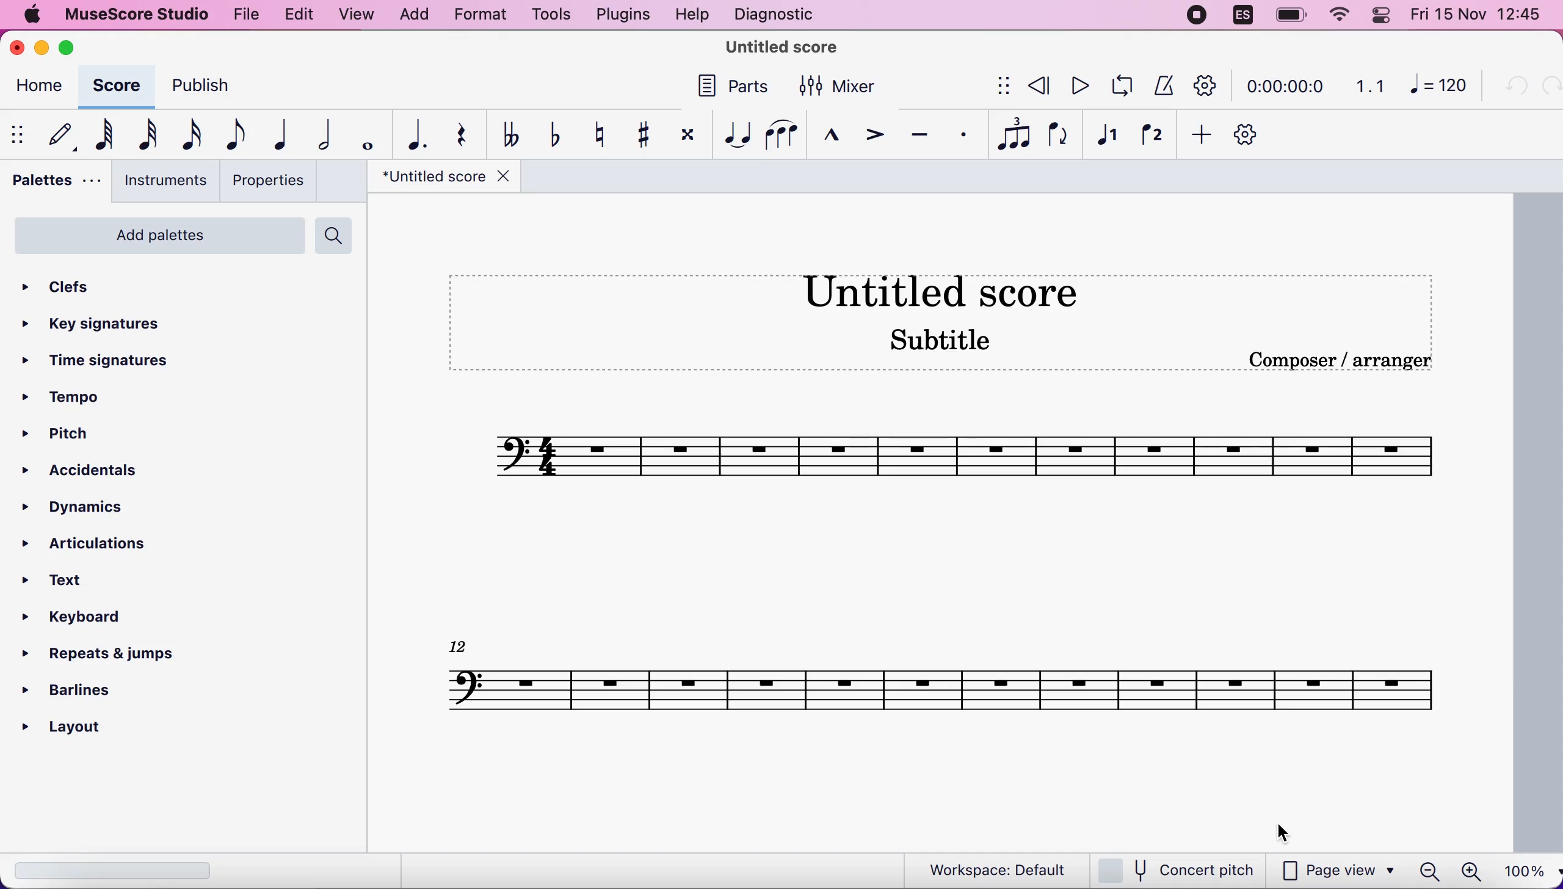 This screenshot has width=1563, height=889. I want to click on add, so click(413, 15).